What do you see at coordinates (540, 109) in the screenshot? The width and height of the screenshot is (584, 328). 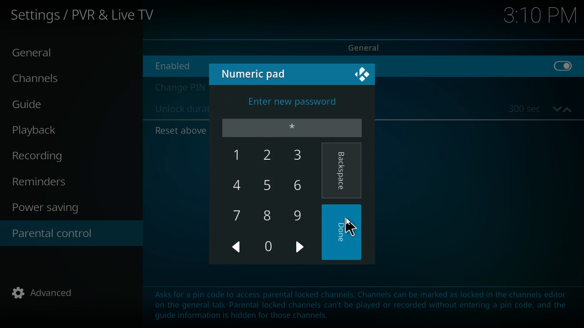 I see `time` at bounding box center [540, 109].